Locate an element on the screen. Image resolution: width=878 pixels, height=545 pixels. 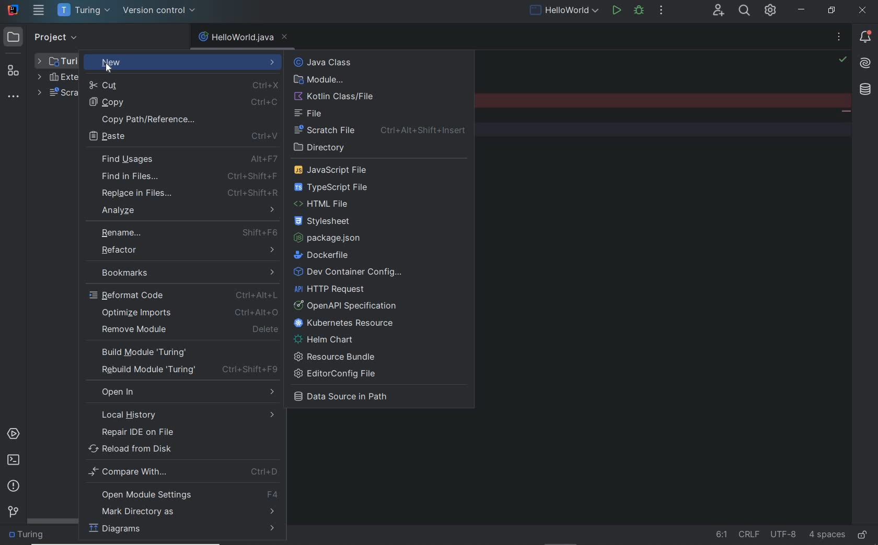
file is located at coordinates (310, 114).